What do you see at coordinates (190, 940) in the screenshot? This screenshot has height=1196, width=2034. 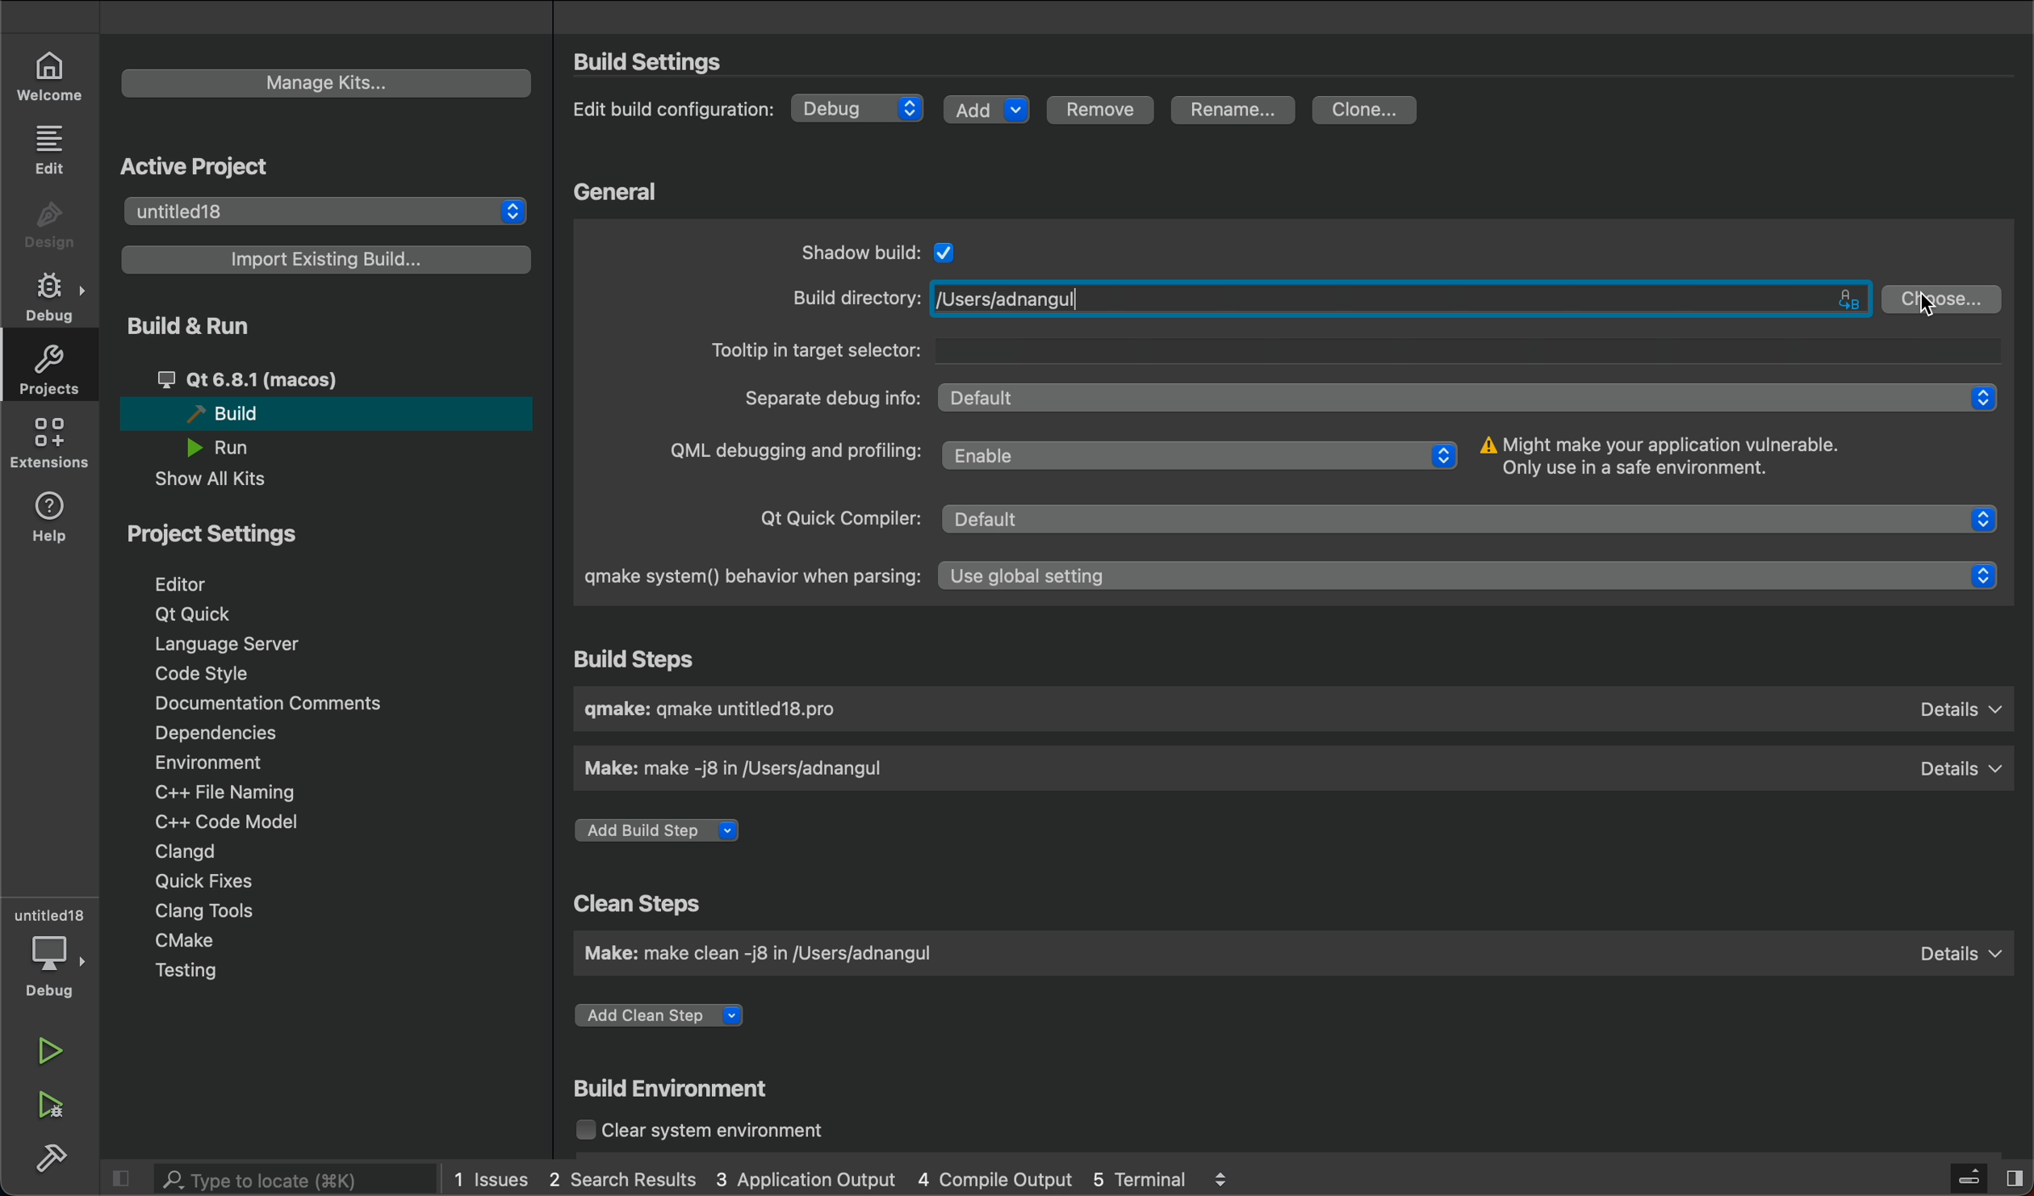 I see `cmake` at bounding box center [190, 940].